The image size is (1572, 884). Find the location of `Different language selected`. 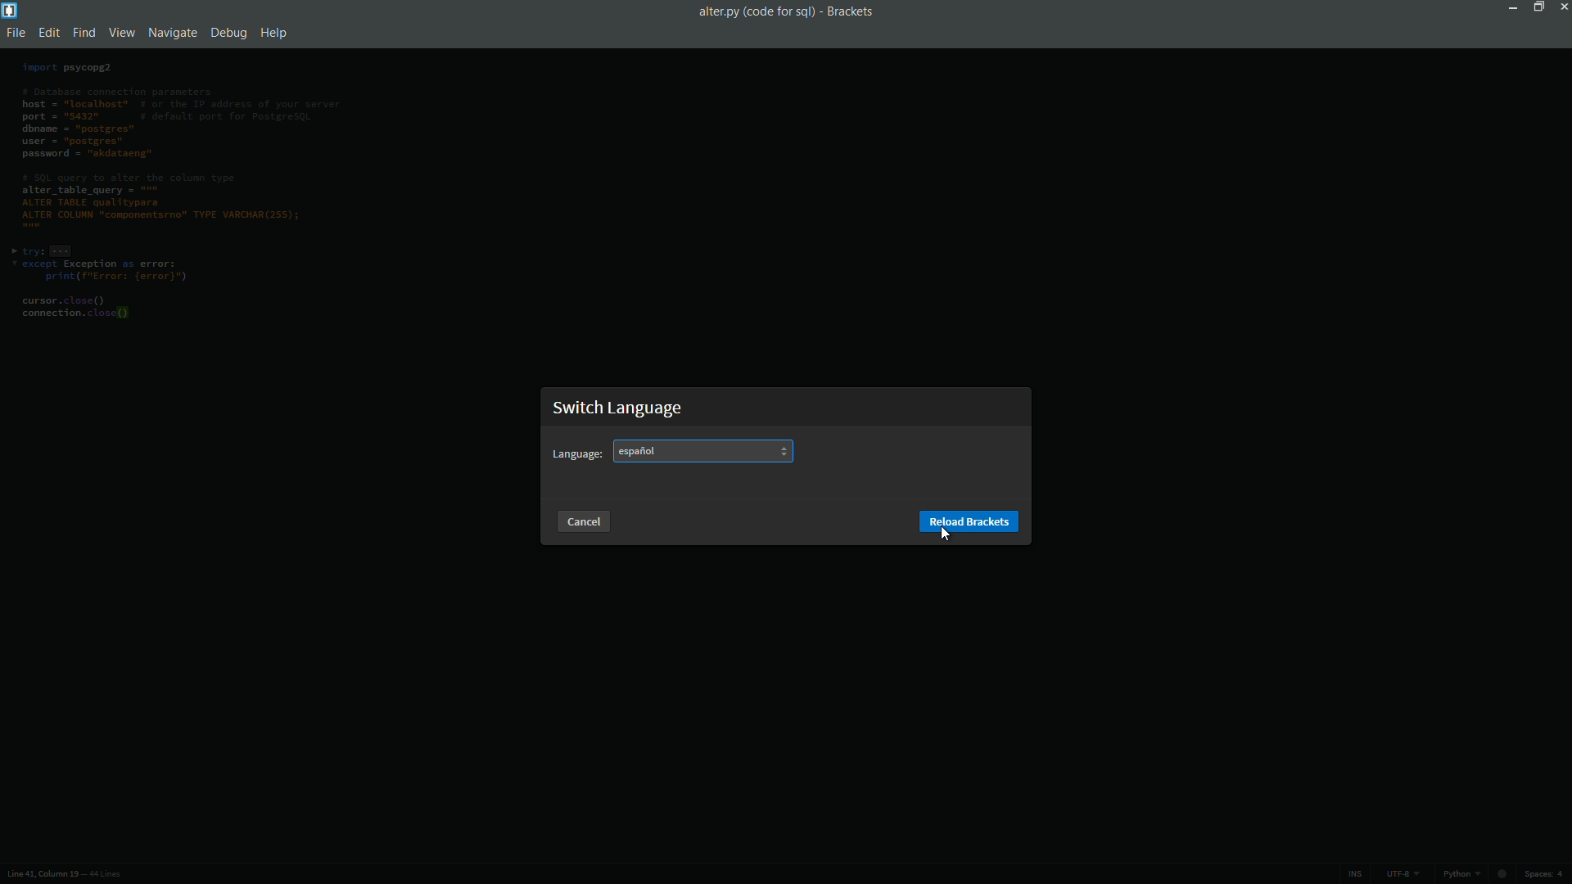

Different language selected is located at coordinates (635, 452).